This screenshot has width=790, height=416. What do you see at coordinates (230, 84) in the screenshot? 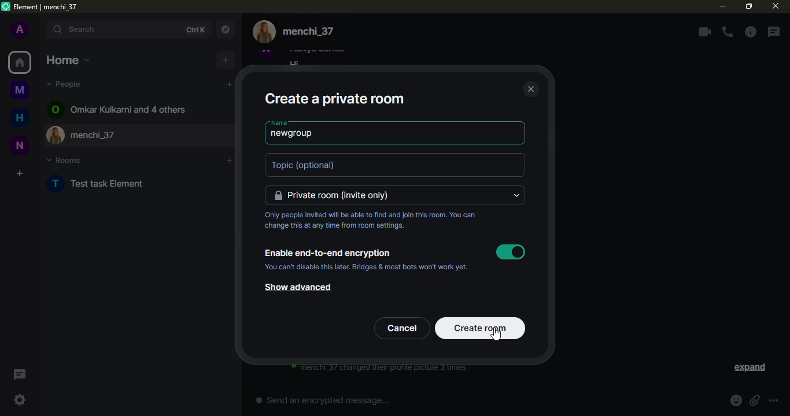
I see `add` at bounding box center [230, 84].